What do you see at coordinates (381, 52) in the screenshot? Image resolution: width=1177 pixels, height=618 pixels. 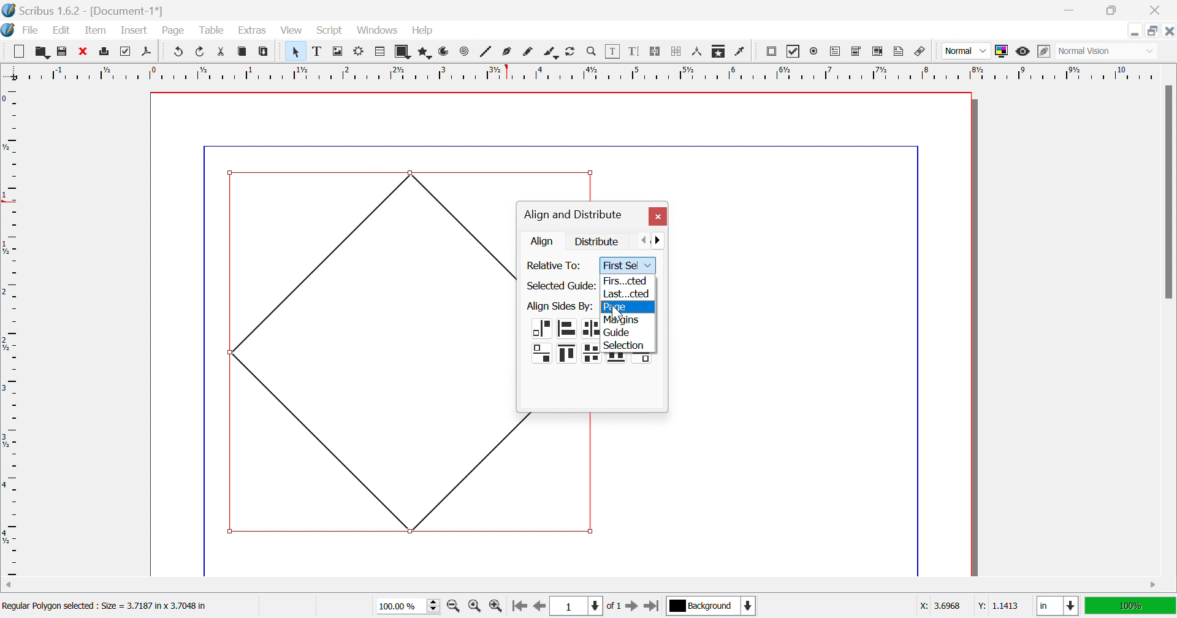 I see `Table` at bounding box center [381, 52].